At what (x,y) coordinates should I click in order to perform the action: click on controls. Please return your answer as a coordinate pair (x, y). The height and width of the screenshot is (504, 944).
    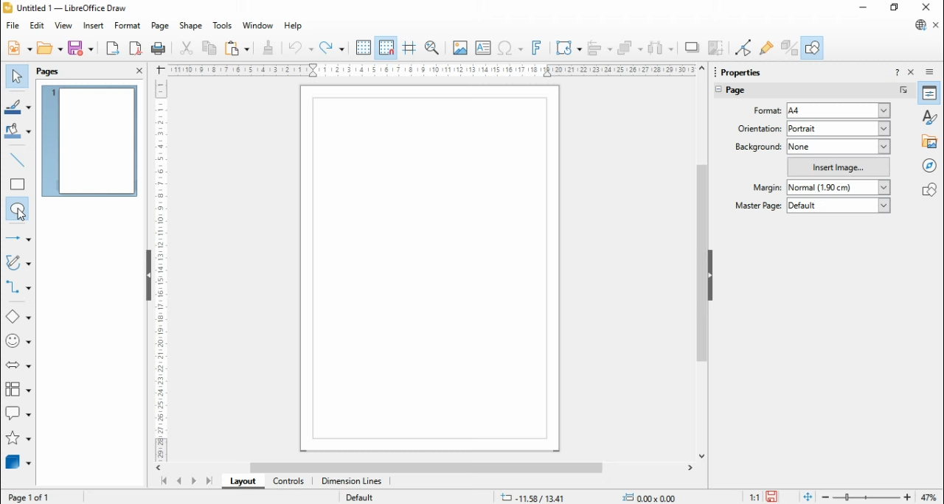
    Looking at the image, I should click on (288, 482).